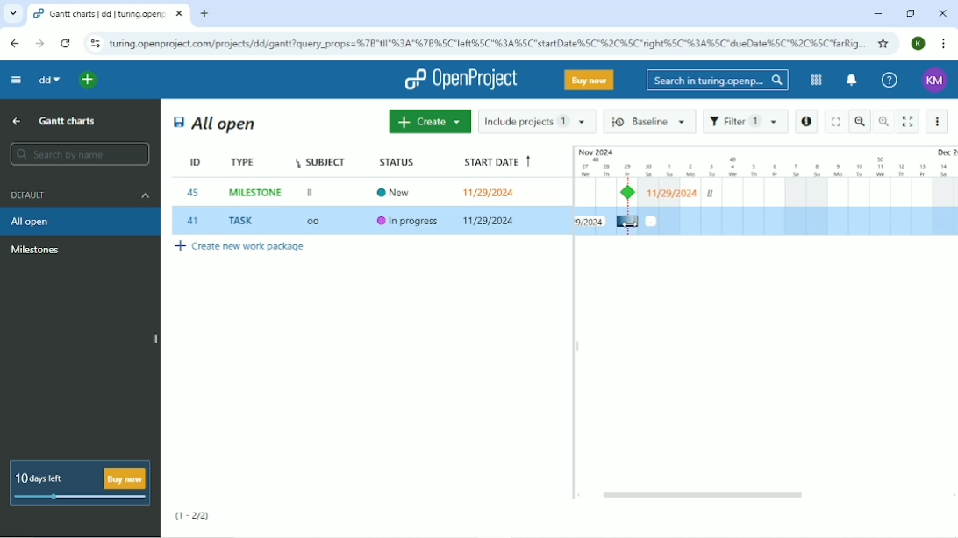 The width and height of the screenshot is (958, 538). What do you see at coordinates (876, 14) in the screenshot?
I see `Minimize` at bounding box center [876, 14].